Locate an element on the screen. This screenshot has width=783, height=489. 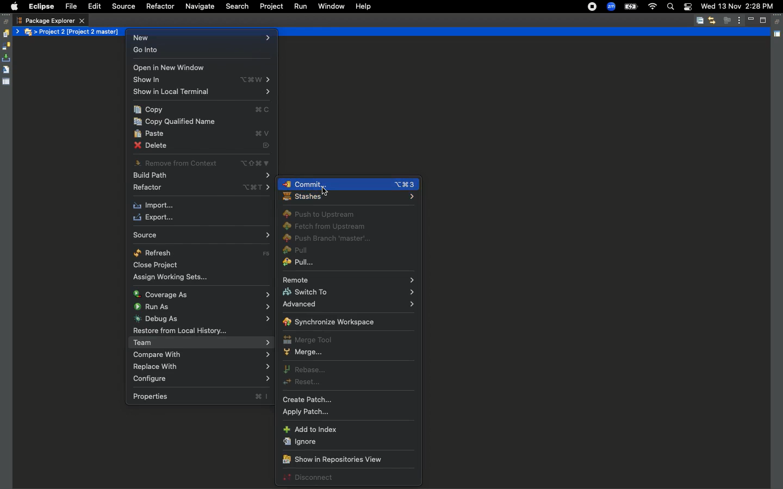
Shared area is located at coordinates (778, 36).